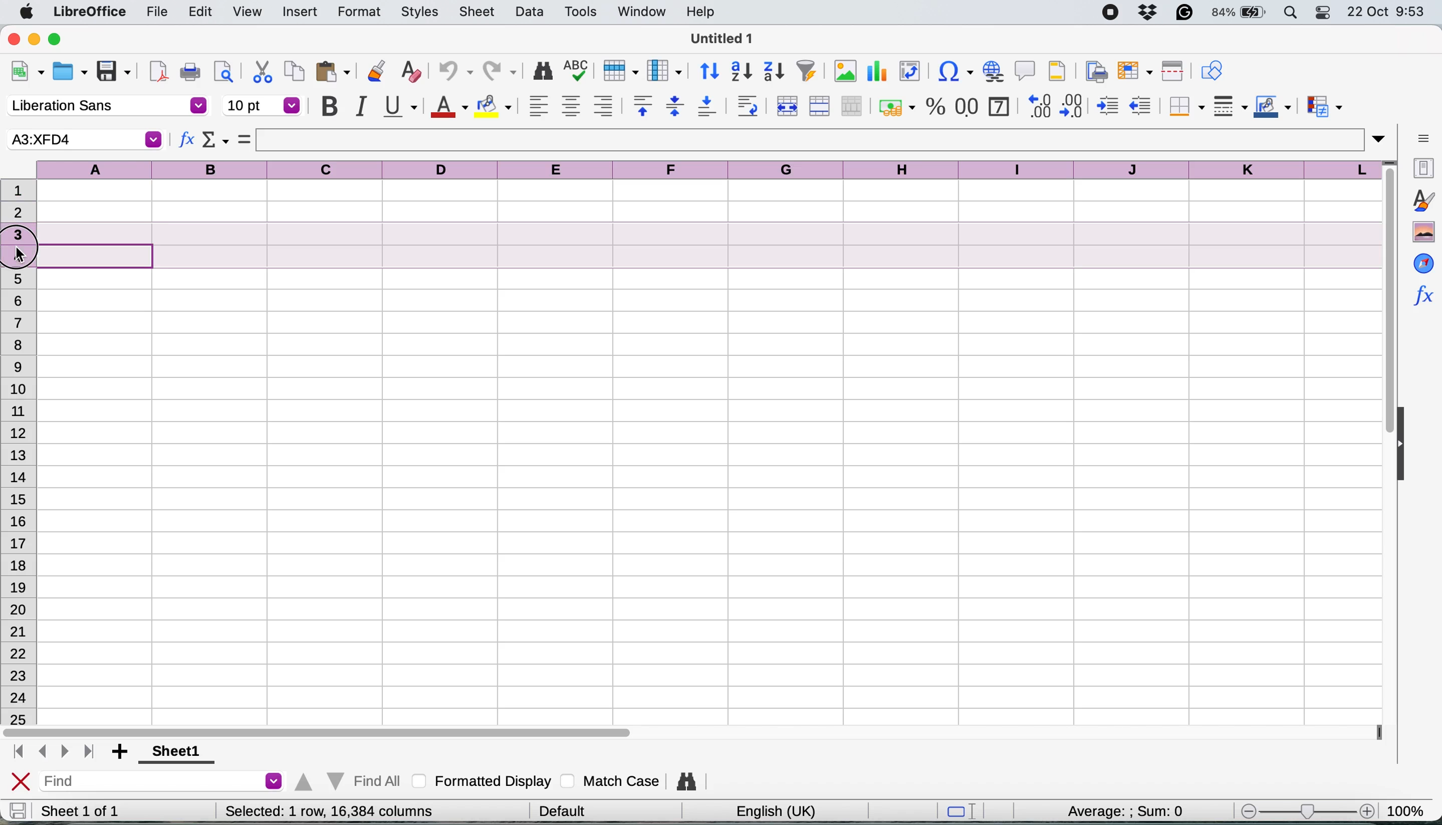 The width and height of the screenshot is (1442, 825). Describe the element at coordinates (1230, 106) in the screenshot. I see `border styles` at that location.